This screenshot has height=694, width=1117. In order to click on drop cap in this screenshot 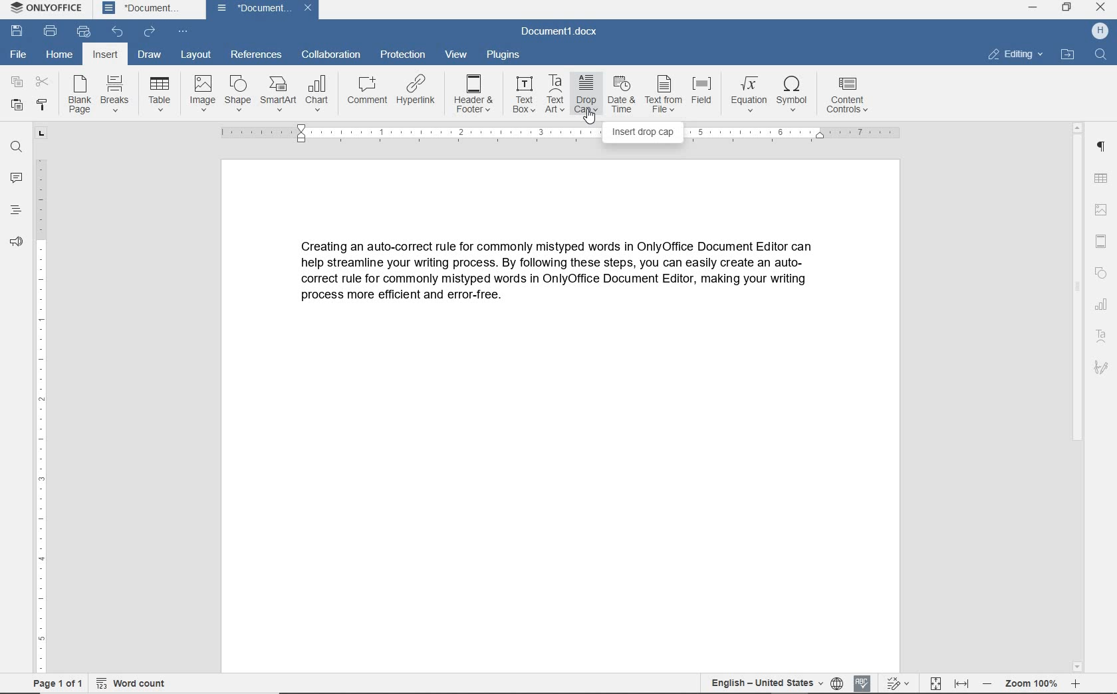, I will do `click(584, 94)`.